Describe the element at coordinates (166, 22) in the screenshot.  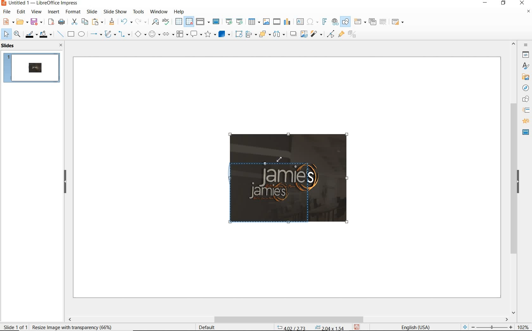
I see `spelling` at that location.